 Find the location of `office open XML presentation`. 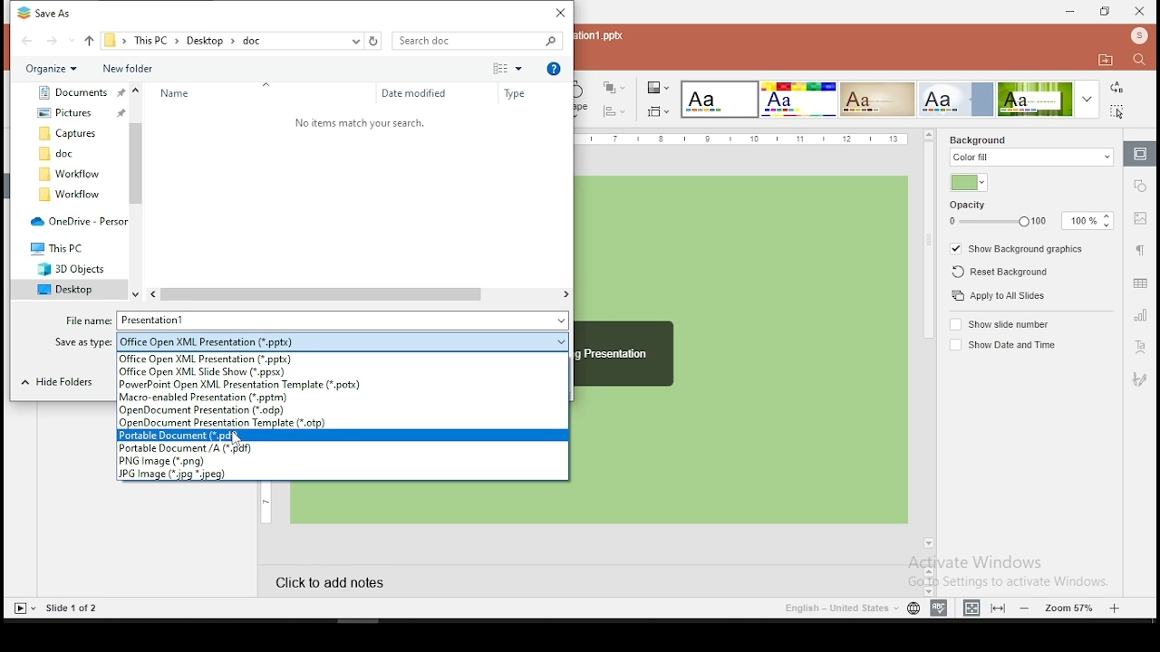

office open XML presentation is located at coordinates (340, 360).